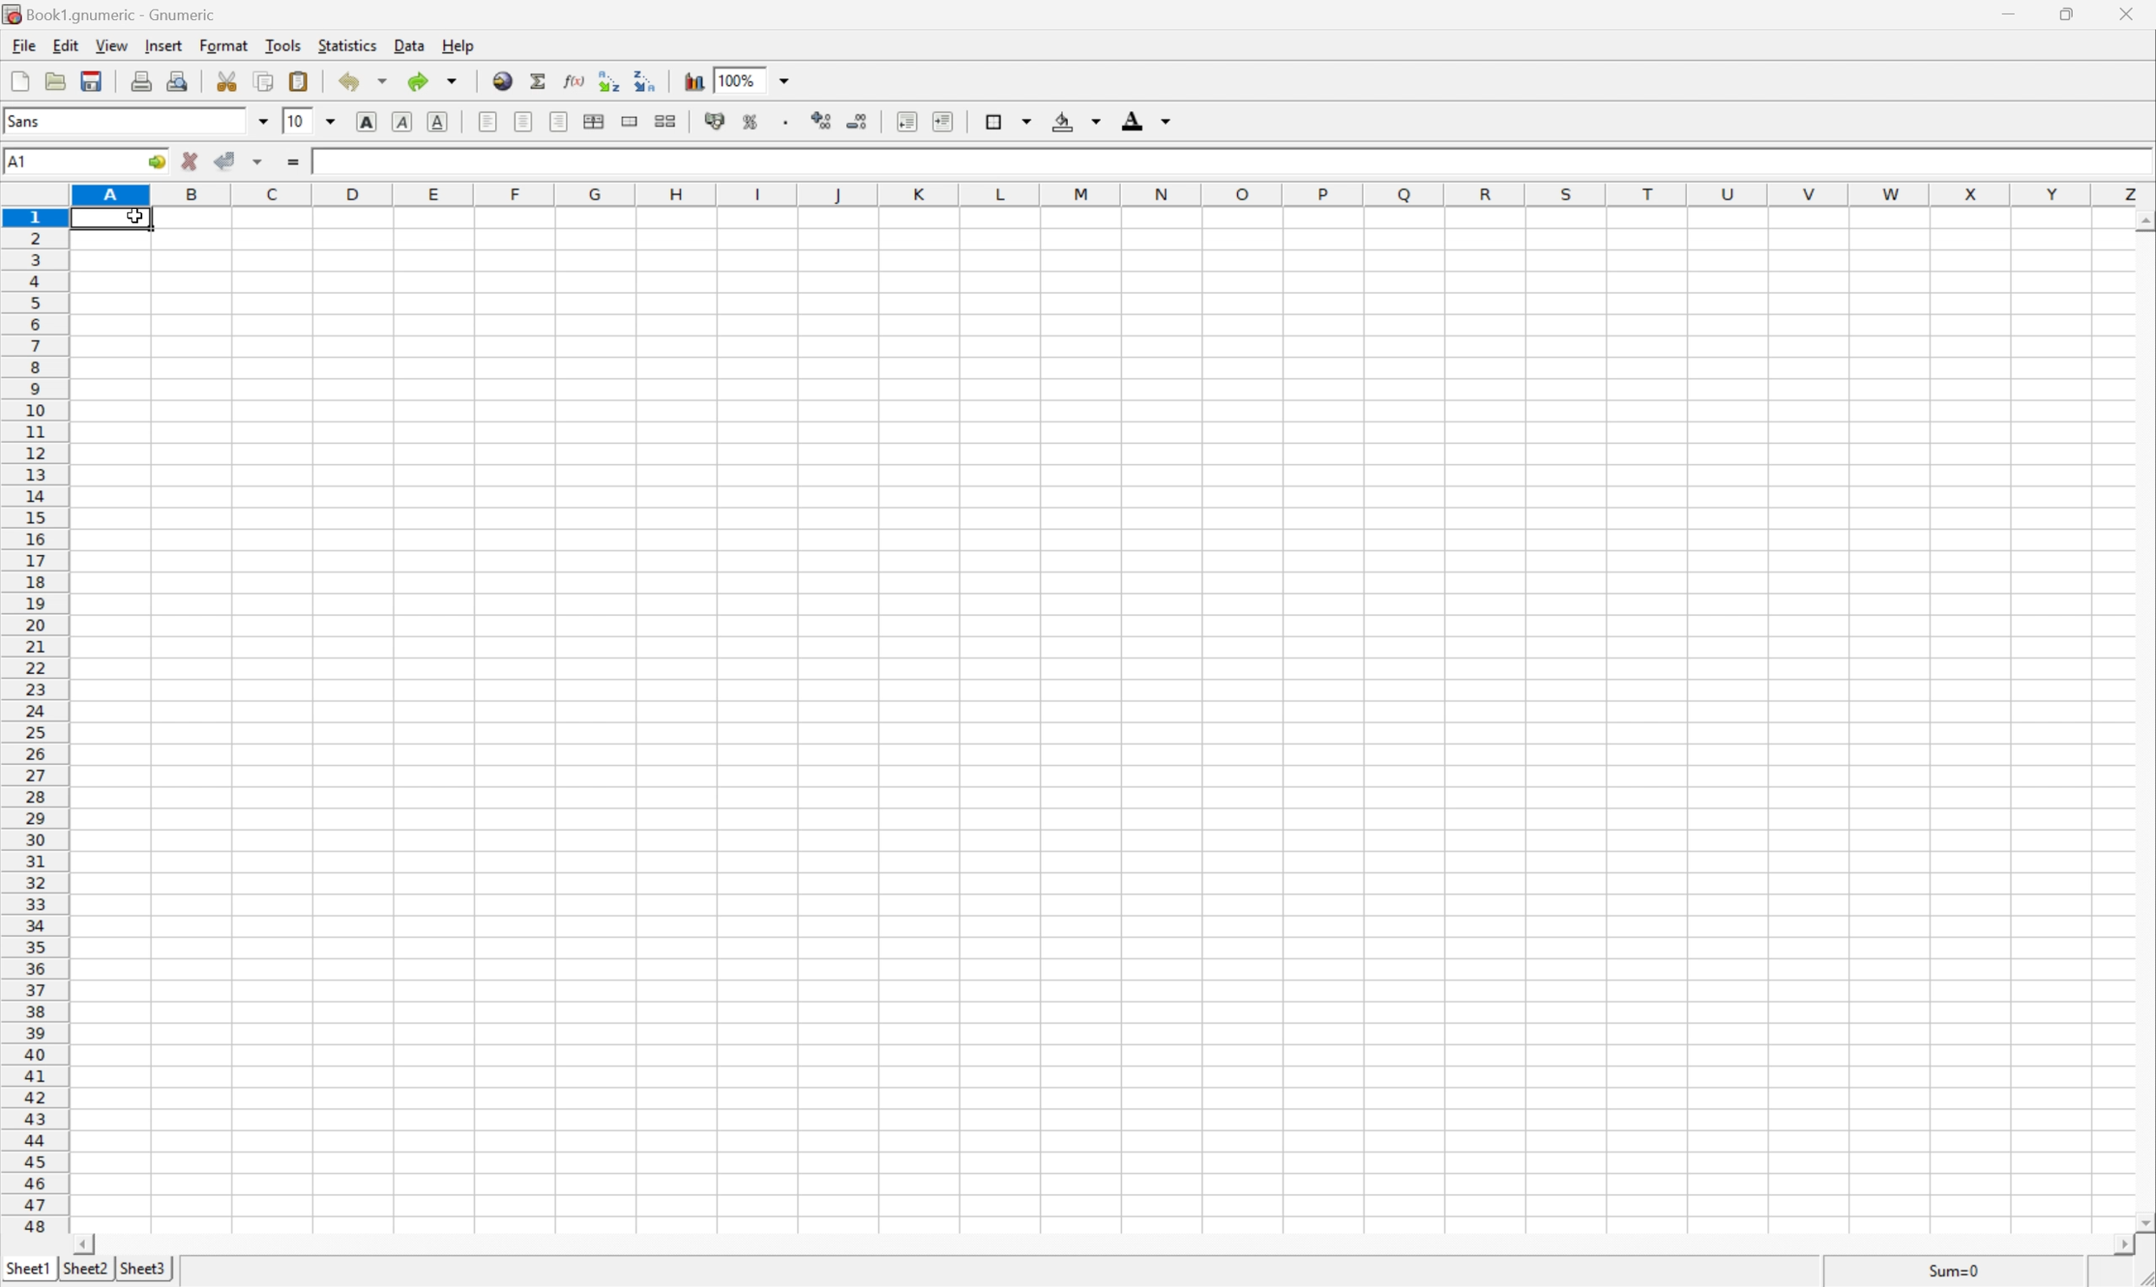  Describe the element at coordinates (23, 44) in the screenshot. I see `file` at that location.